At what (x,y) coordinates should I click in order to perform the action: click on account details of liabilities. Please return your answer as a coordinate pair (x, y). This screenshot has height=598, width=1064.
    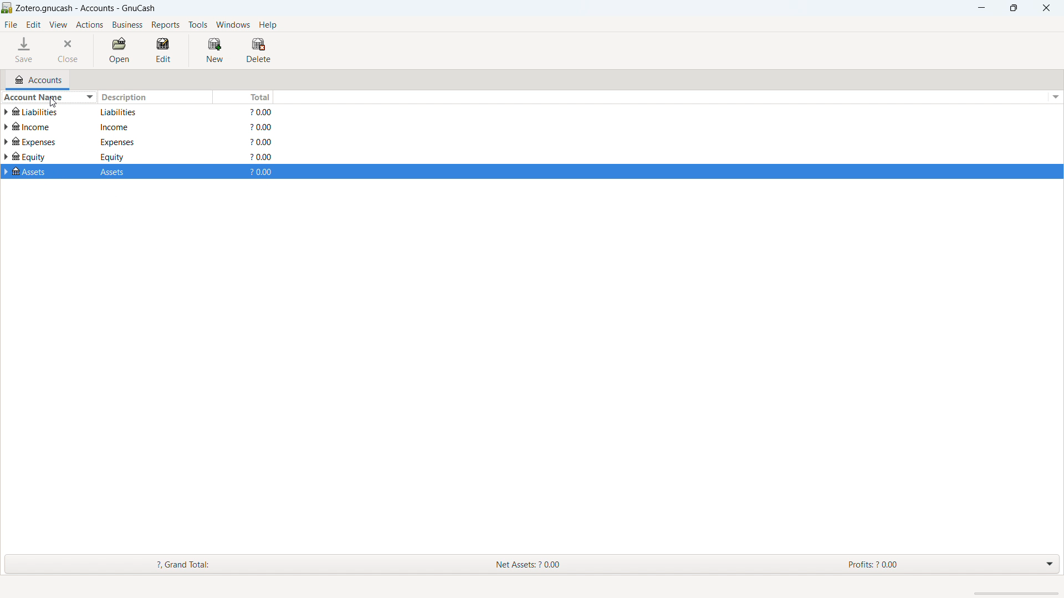
    Looking at the image, I should click on (151, 112).